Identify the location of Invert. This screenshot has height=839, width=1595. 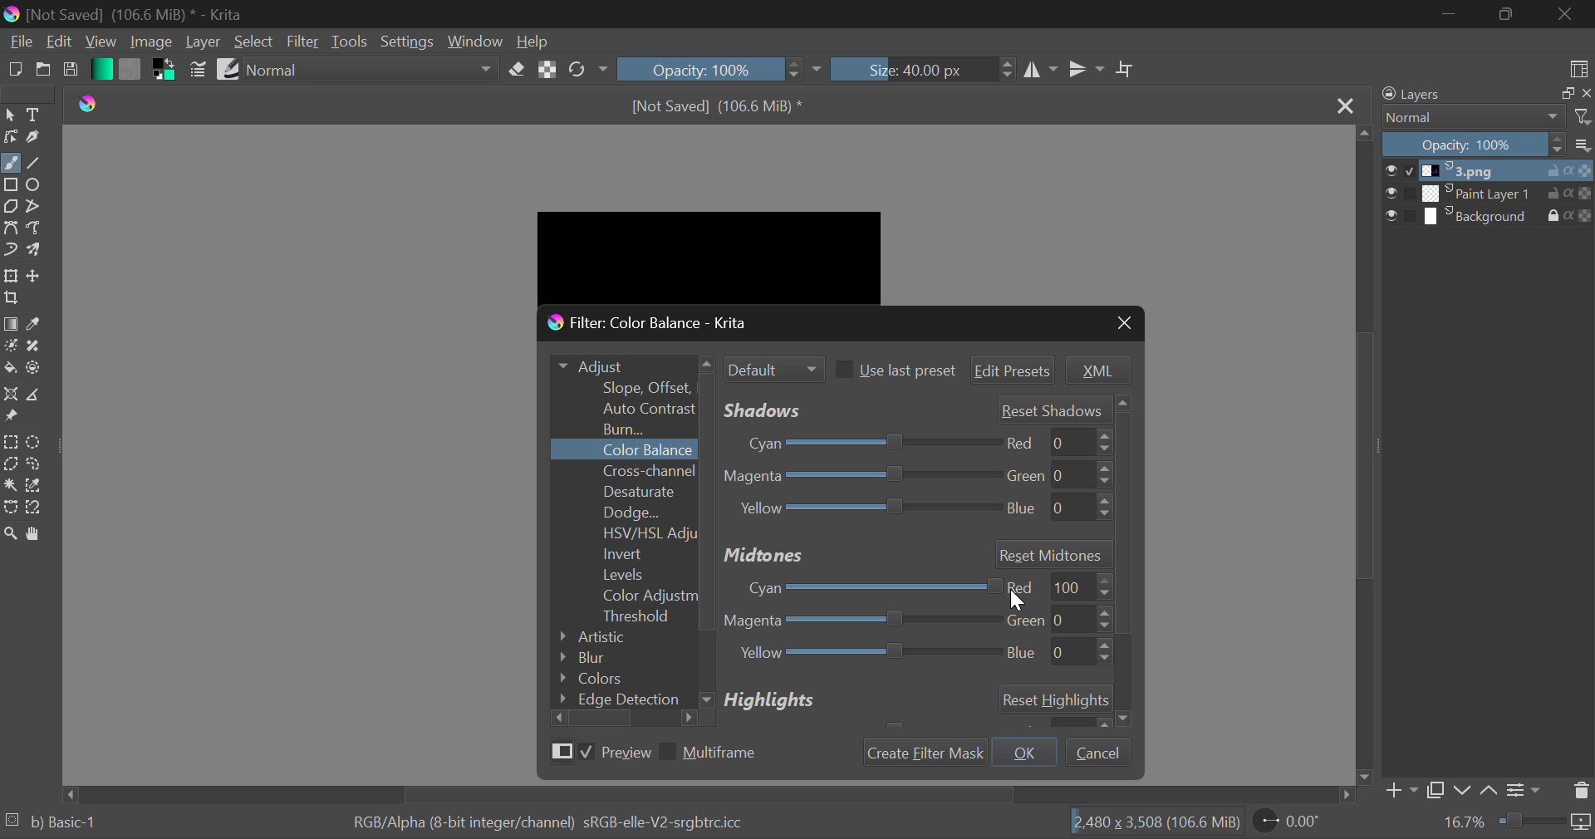
(626, 554).